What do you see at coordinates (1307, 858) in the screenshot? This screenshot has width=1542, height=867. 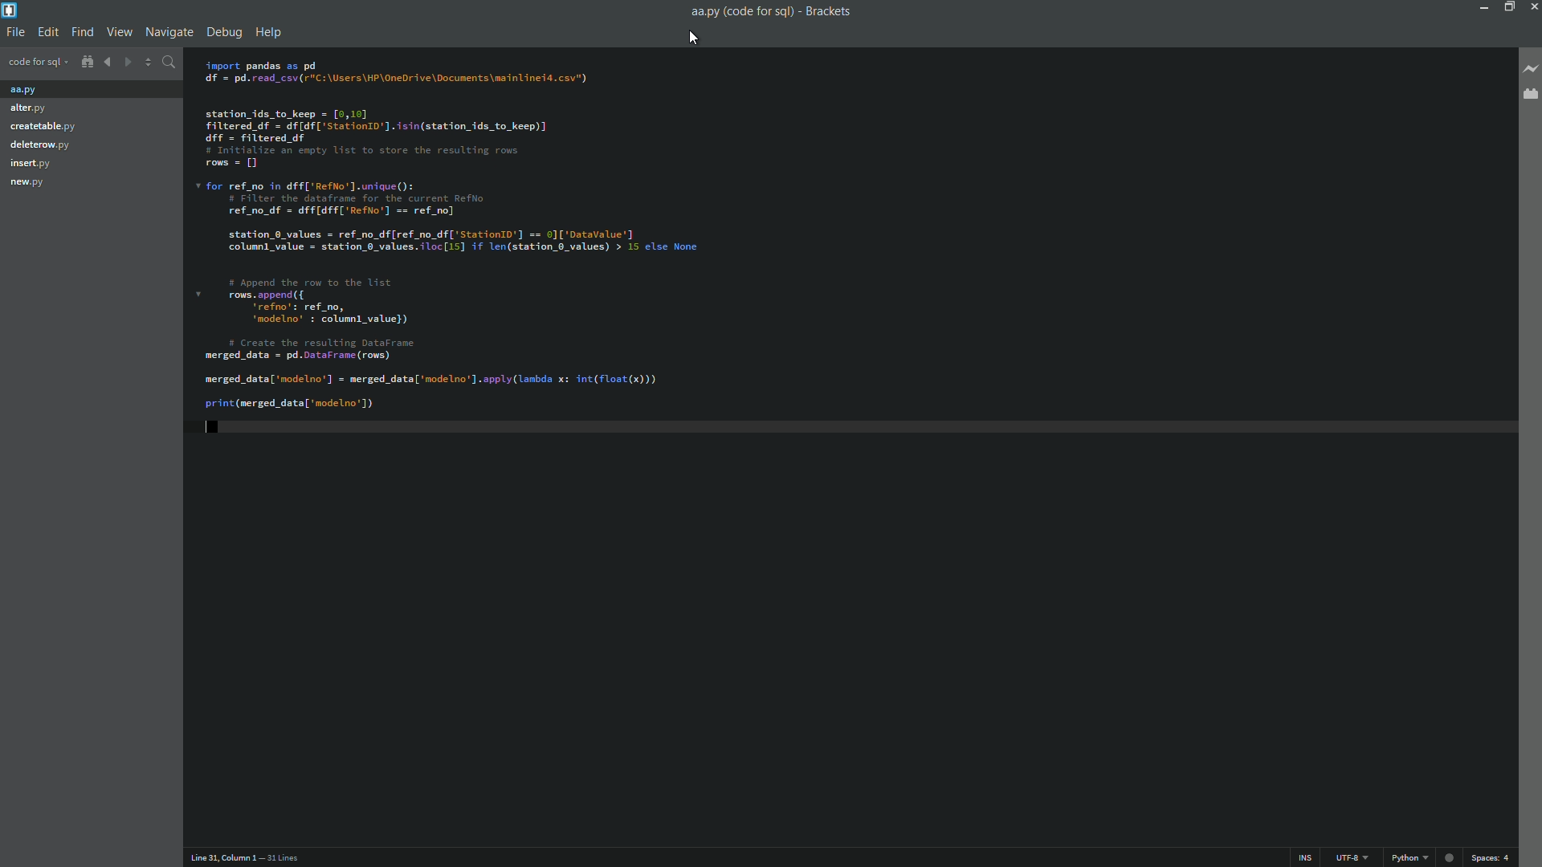 I see `ins` at bounding box center [1307, 858].